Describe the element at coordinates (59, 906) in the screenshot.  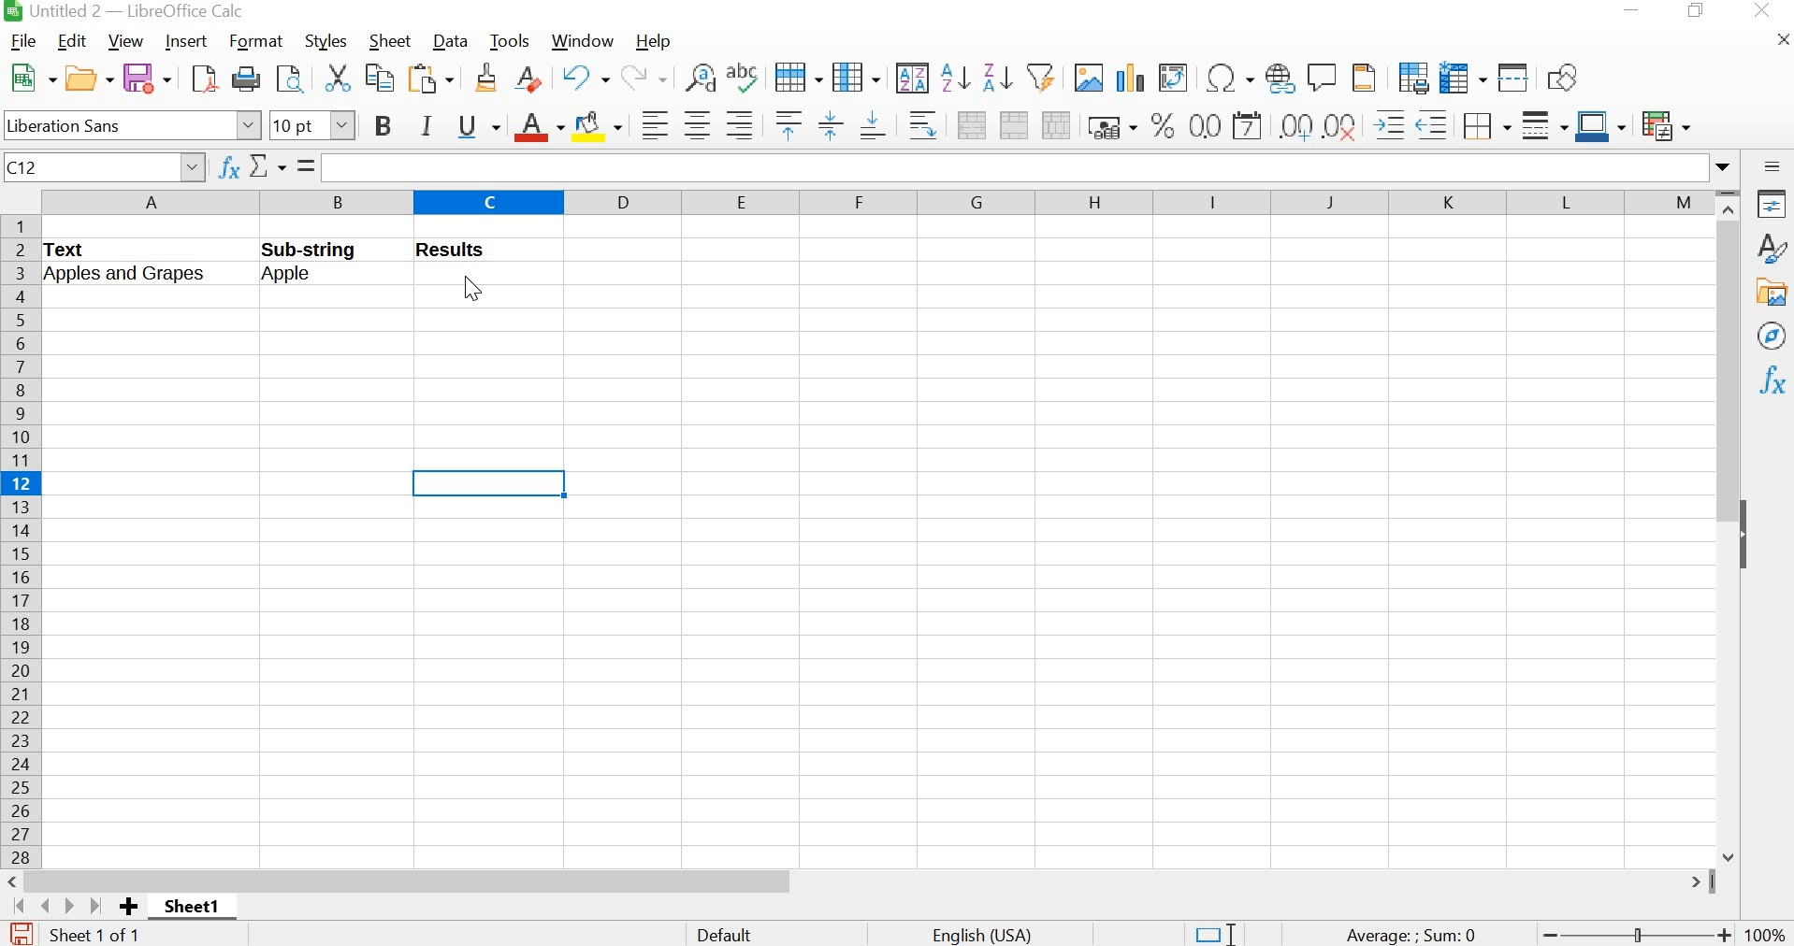
I see `move to next sheet buttons` at that location.